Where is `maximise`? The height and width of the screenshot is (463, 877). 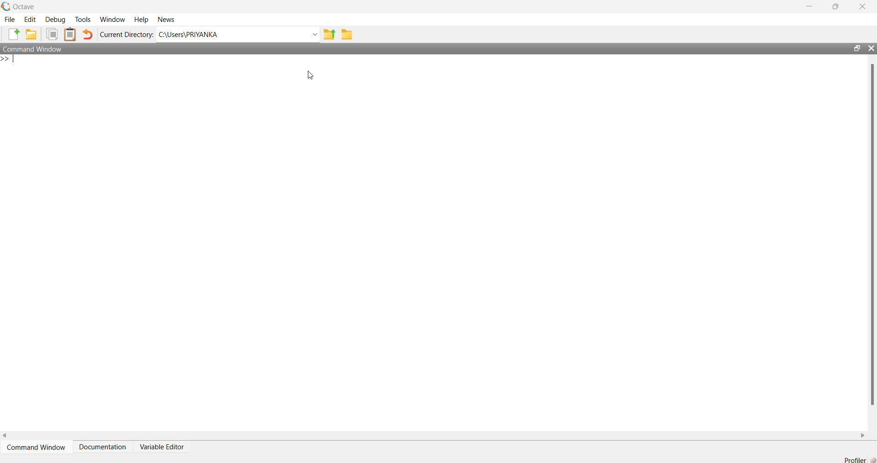 maximise is located at coordinates (854, 47).